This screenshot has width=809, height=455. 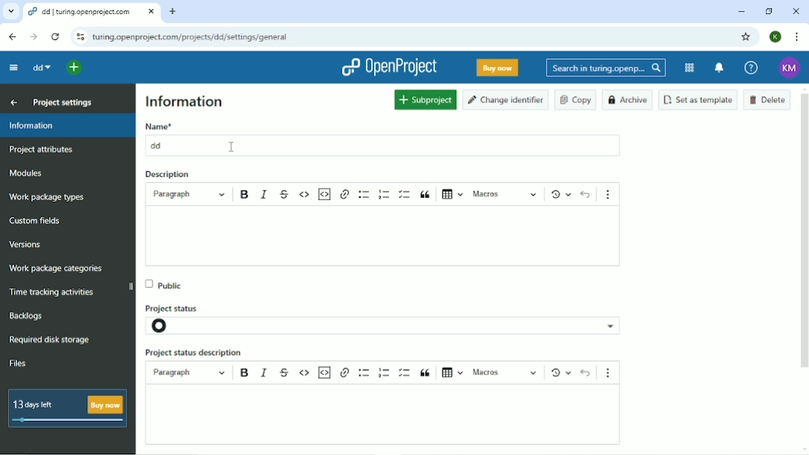 What do you see at coordinates (426, 195) in the screenshot?
I see `Block quote` at bounding box center [426, 195].